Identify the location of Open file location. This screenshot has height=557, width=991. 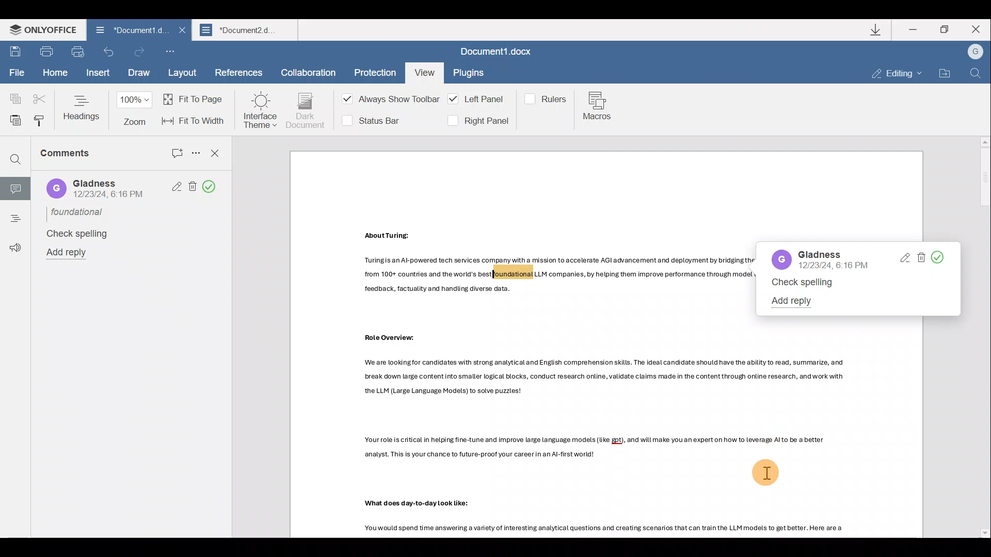
(944, 73).